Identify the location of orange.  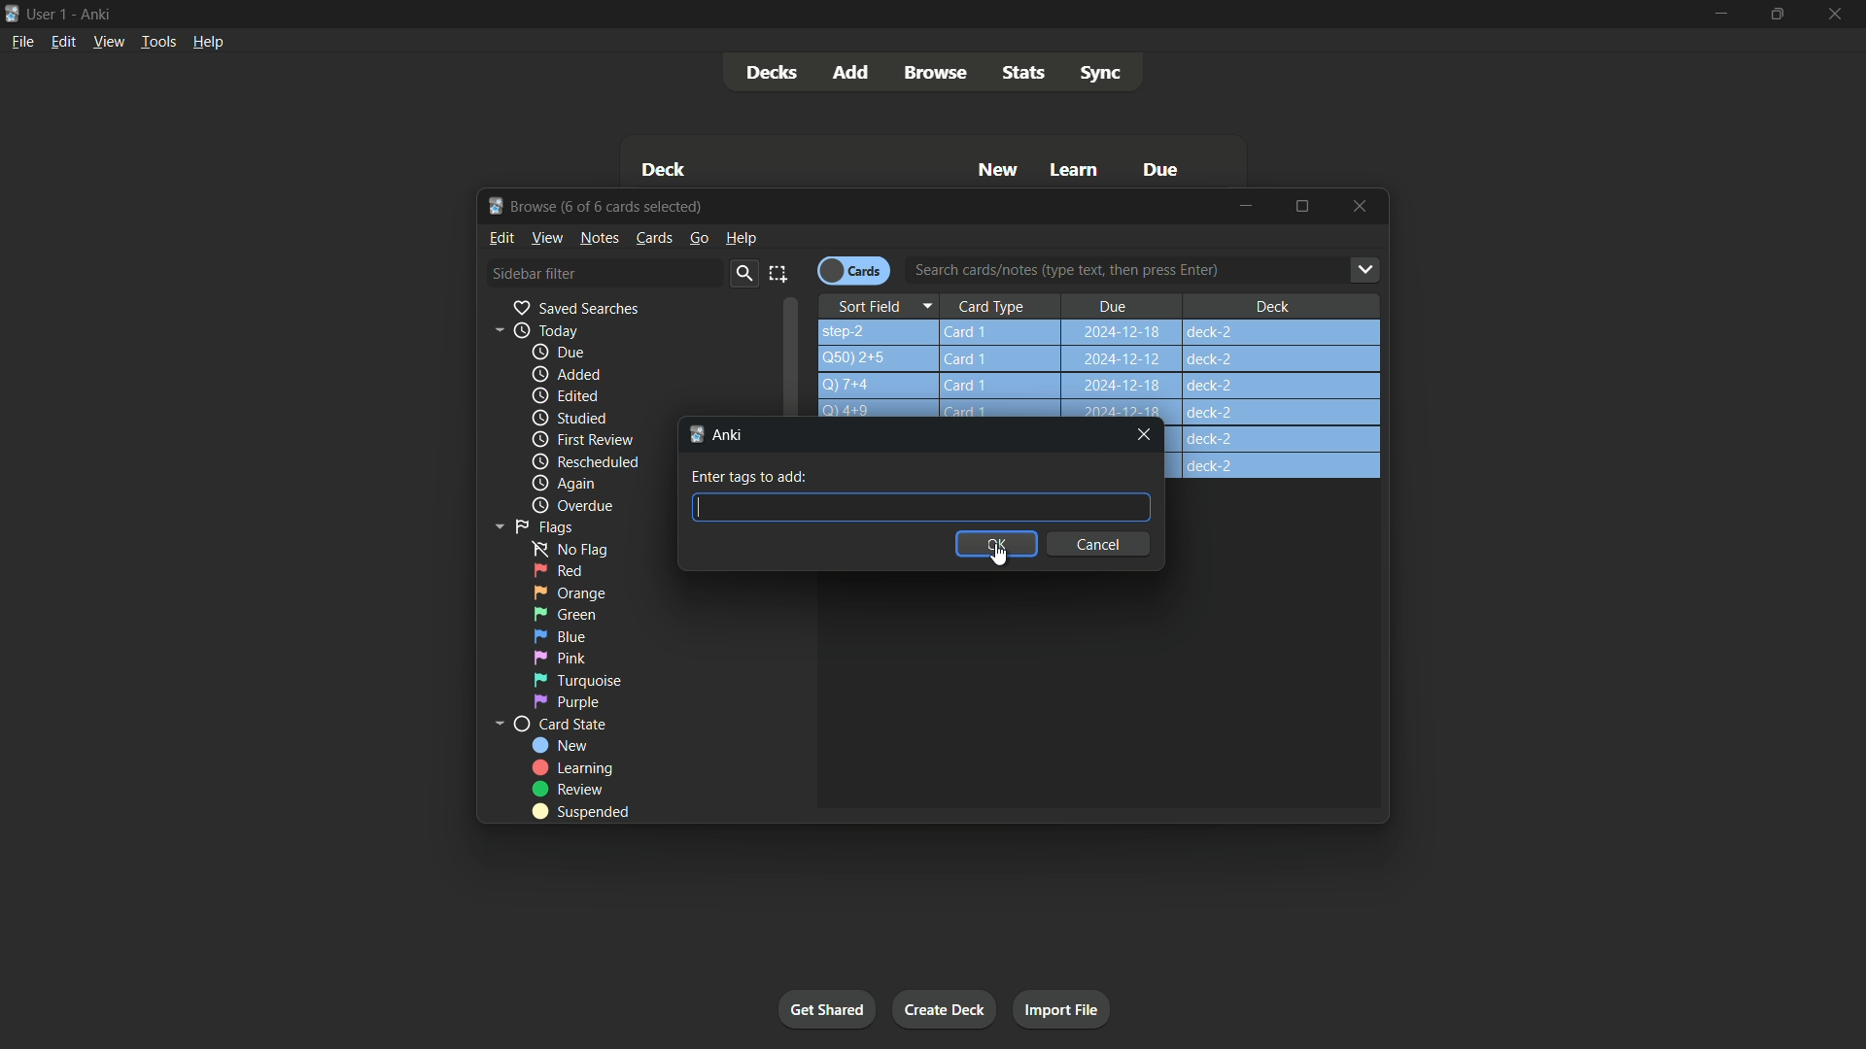
(570, 592).